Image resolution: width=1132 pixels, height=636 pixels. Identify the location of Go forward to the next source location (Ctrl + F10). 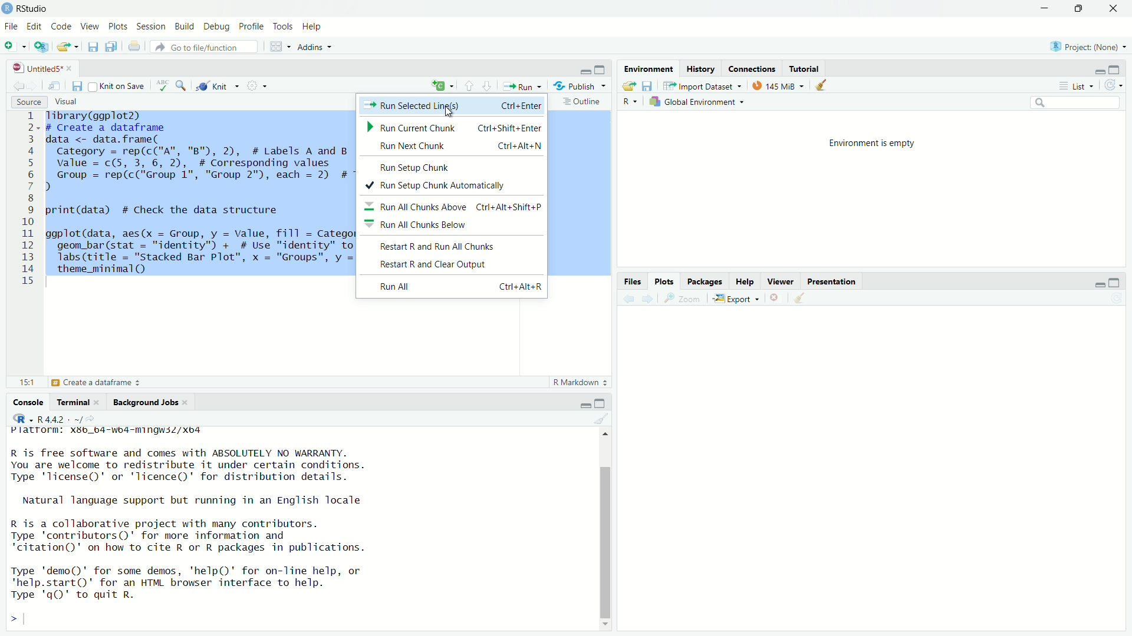
(34, 84).